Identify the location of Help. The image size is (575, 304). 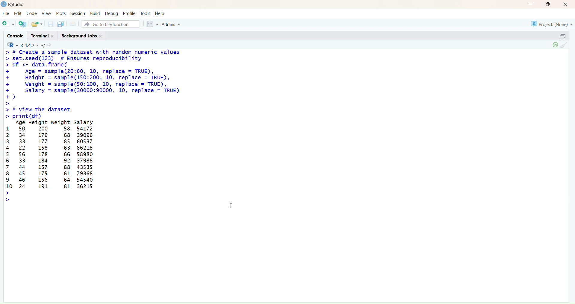
(160, 12).